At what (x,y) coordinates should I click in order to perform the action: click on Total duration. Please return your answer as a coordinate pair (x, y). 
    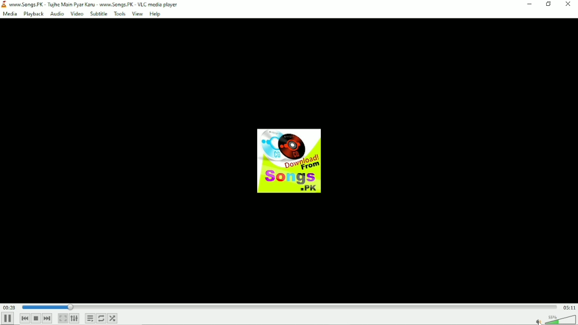
    Looking at the image, I should click on (569, 308).